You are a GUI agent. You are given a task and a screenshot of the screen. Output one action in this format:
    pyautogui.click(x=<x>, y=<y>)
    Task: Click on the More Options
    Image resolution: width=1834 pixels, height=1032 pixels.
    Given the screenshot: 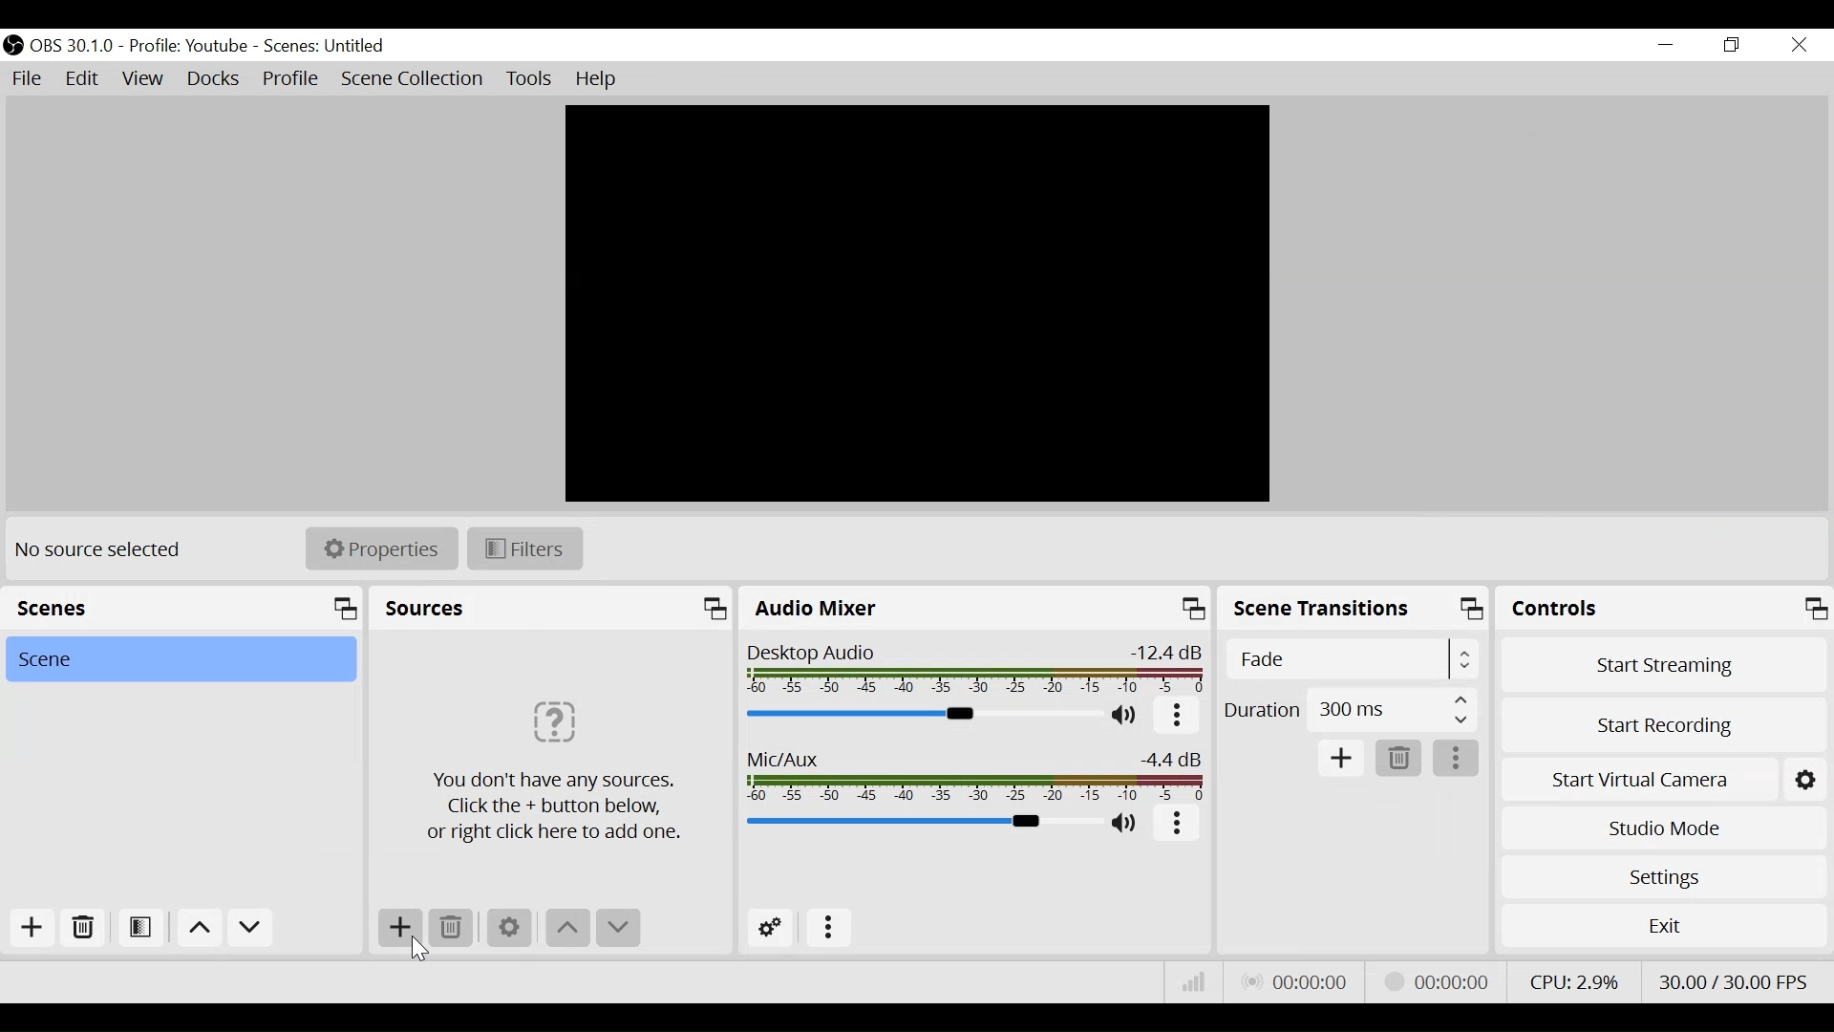 What is the action you would take?
    pyautogui.click(x=834, y=925)
    